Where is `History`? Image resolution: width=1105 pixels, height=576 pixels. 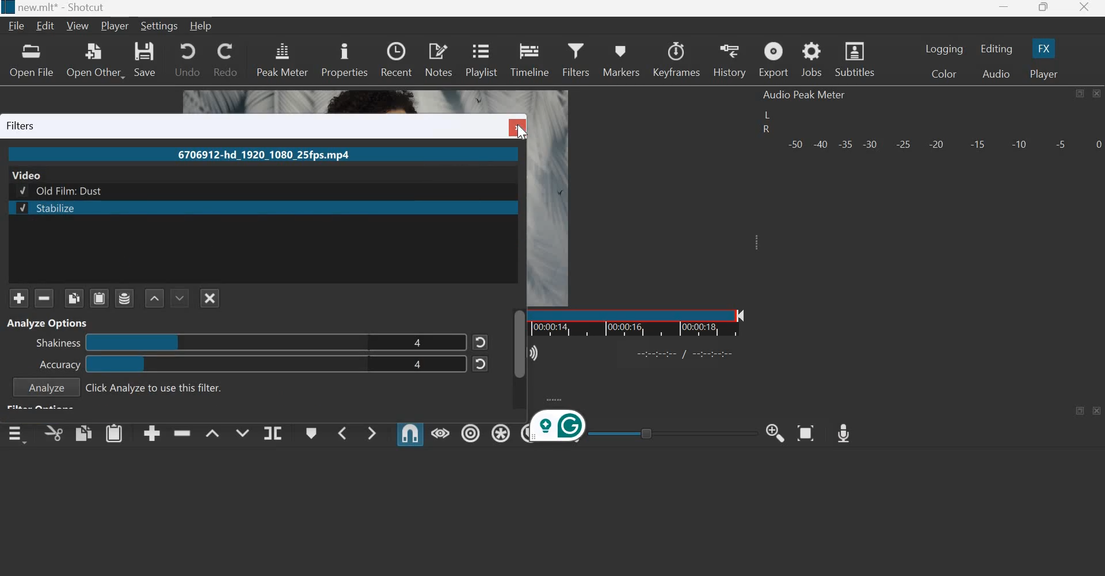
History is located at coordinates (730, 60).